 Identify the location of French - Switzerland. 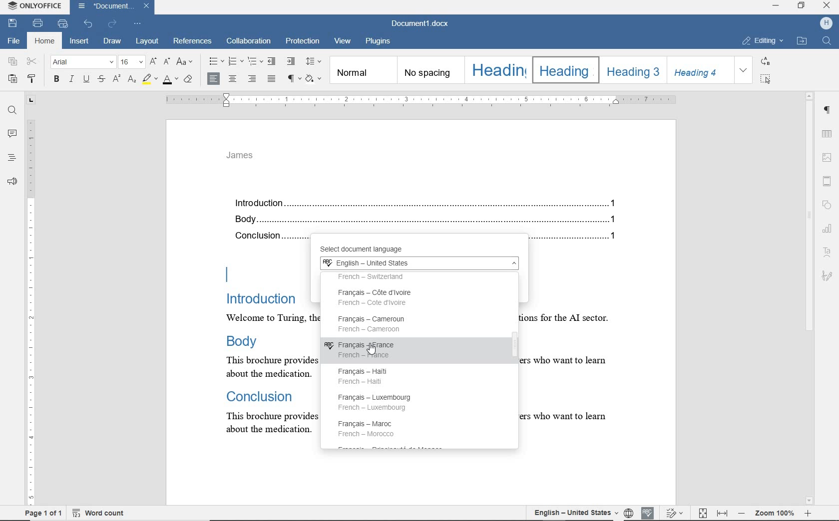
(390, 278).